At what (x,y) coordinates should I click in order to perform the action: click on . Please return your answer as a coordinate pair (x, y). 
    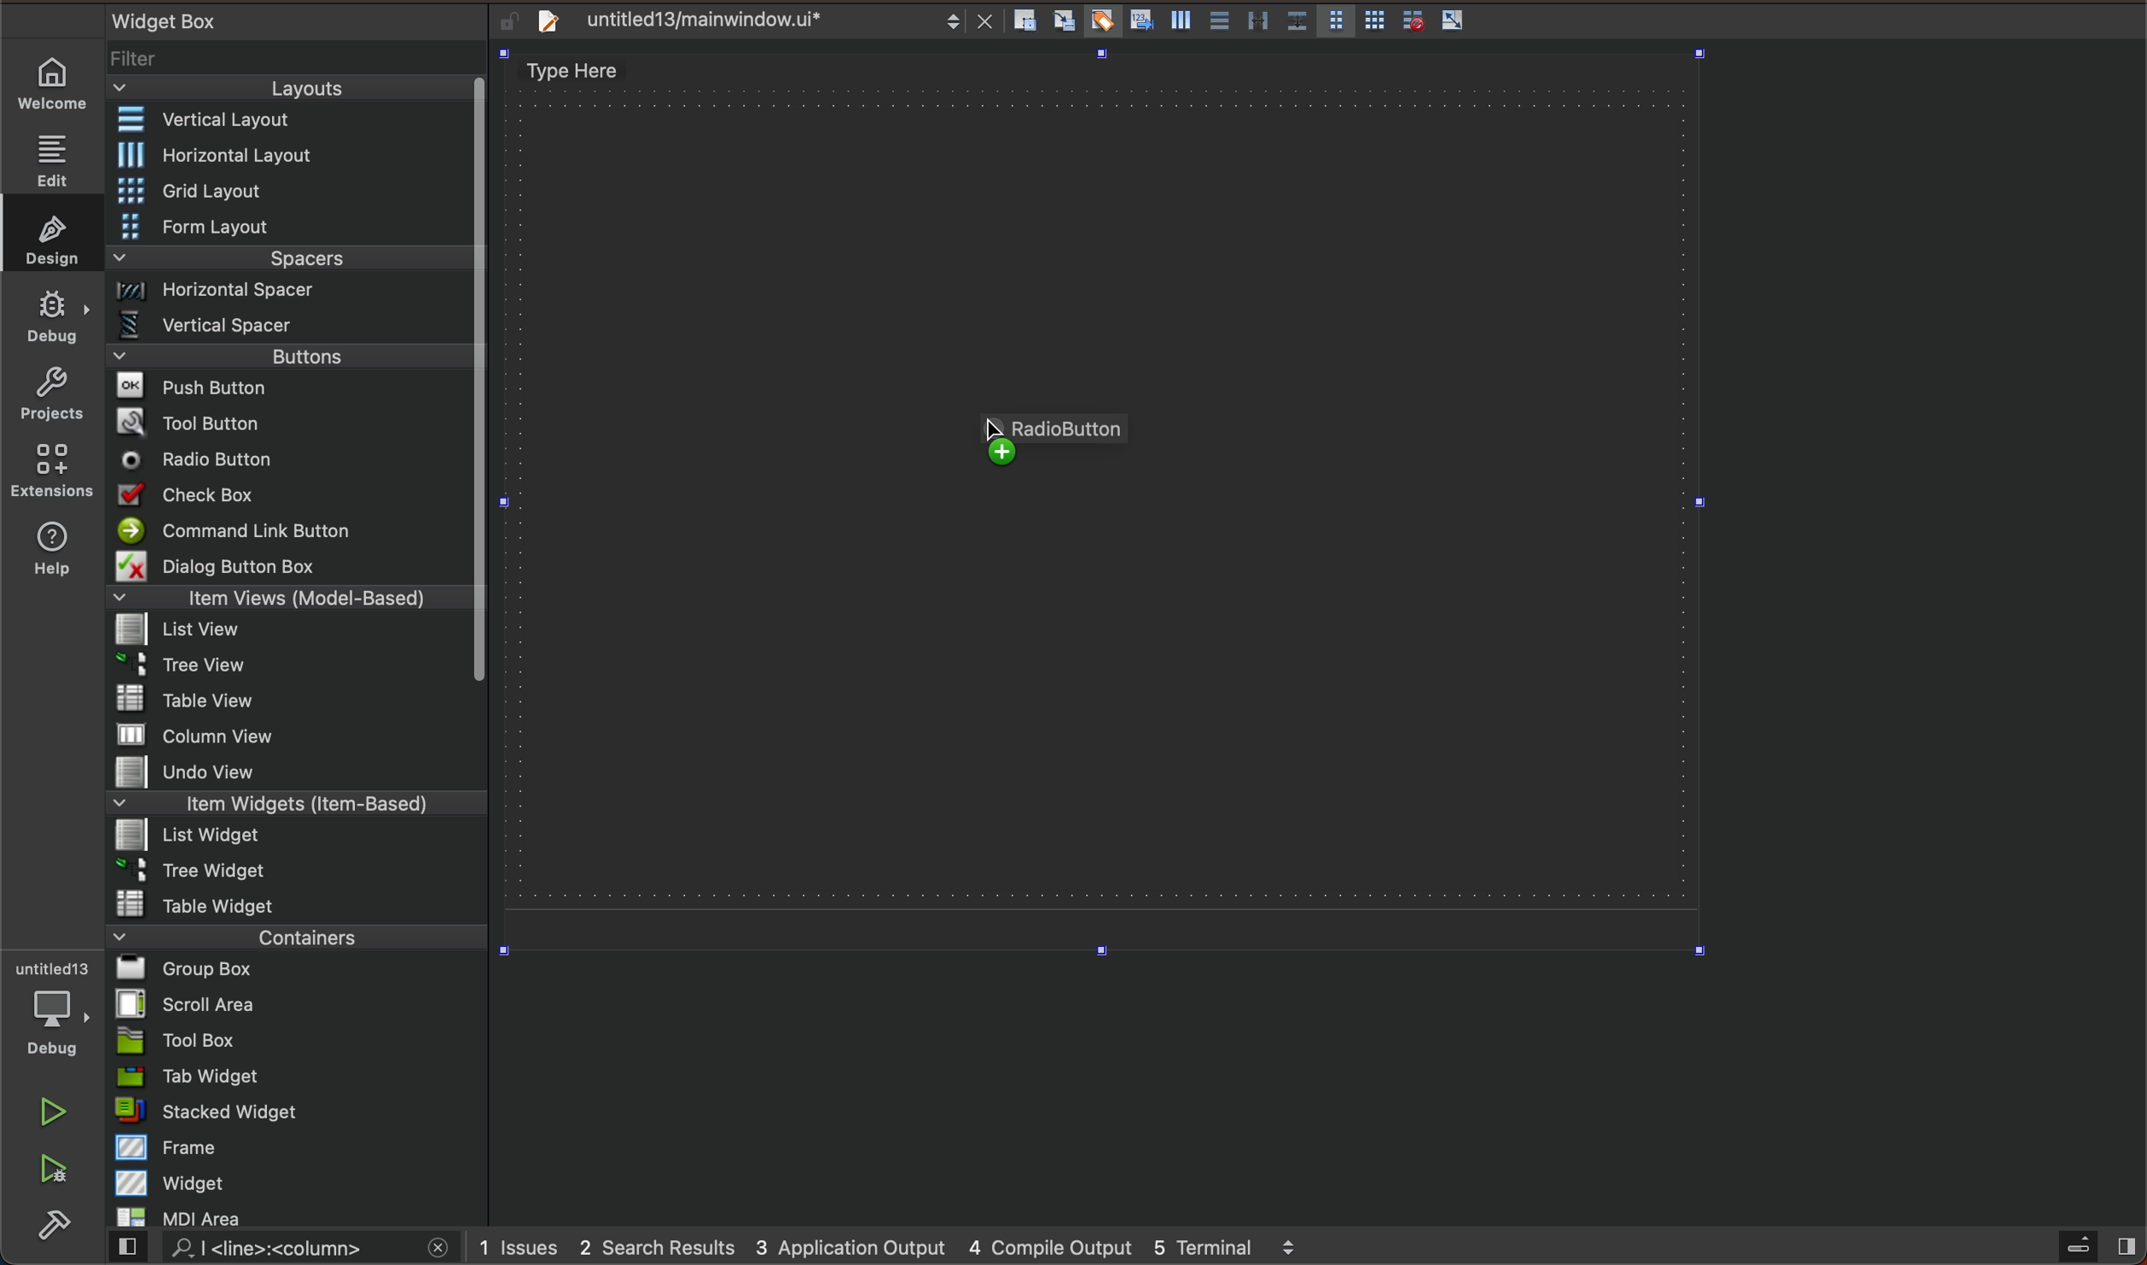
    Looking at the image, I should click on (293, 193).